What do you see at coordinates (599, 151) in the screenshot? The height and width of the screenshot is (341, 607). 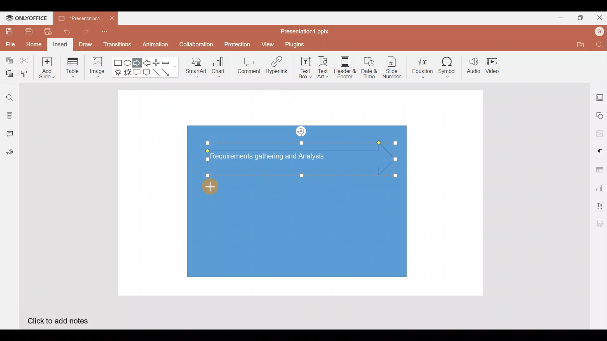 I see `Paragraph settings` at bounding box center [599, 151].